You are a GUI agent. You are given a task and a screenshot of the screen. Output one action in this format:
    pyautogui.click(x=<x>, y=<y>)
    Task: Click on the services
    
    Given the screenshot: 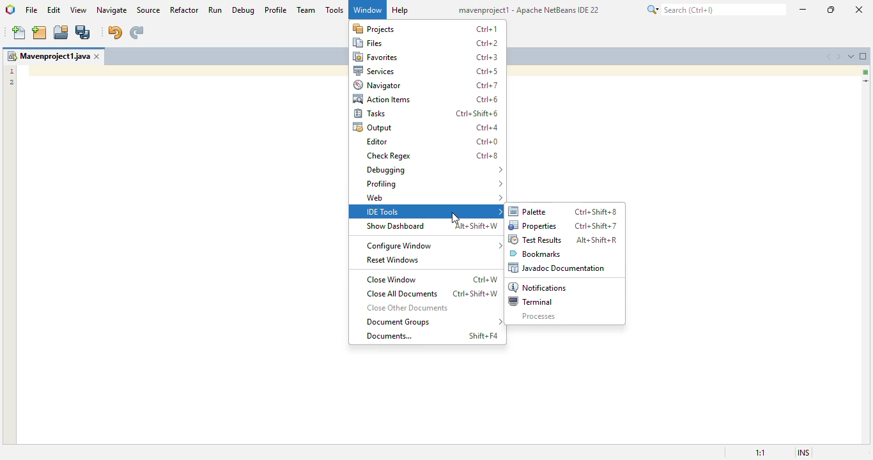 What is the action you would take?
    pyautogui.click(x=375, y=71)
    